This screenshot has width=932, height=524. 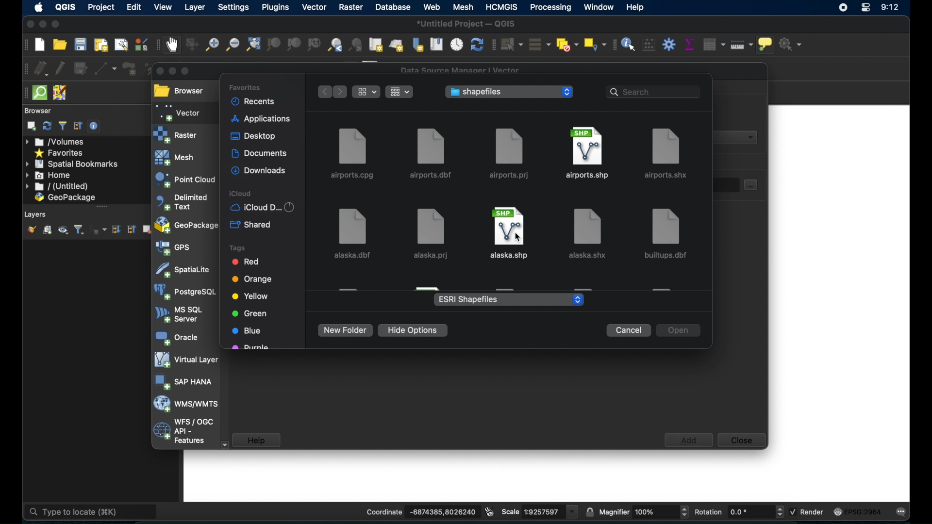 What do you see at coordinates (662, 290) in the screenshot?
I see `obscured file` at bounding box center [662, 290].